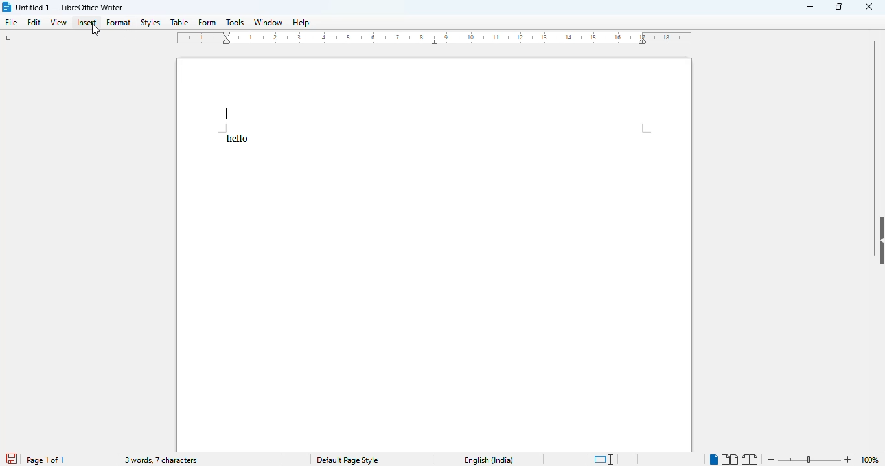 The height and width of the screenshot is (466, 885). I want to click on zoom in or zoom out bar, so click(809, 460).